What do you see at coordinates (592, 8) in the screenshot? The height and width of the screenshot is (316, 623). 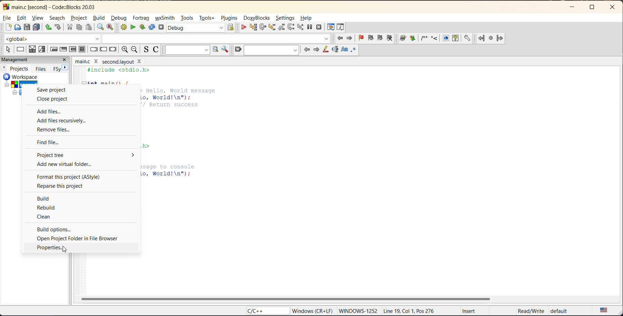 I see `maximize` at bounding box center [592, 8].